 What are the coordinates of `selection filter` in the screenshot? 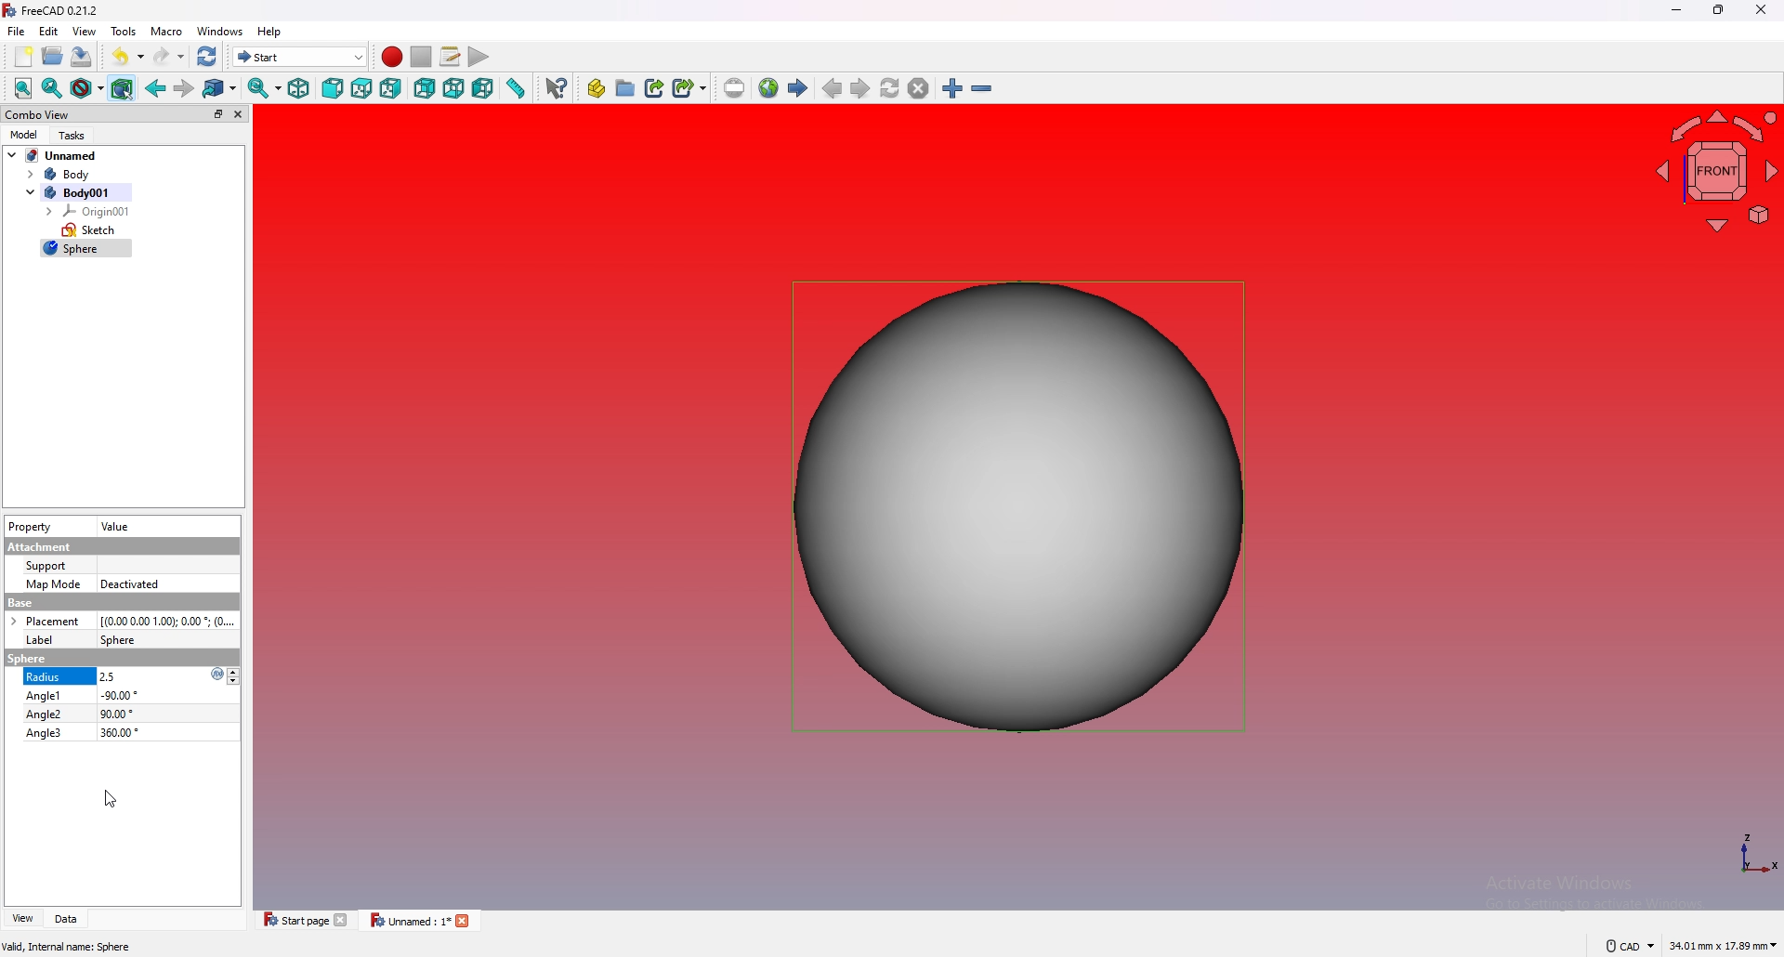 It's located at (121, 89).